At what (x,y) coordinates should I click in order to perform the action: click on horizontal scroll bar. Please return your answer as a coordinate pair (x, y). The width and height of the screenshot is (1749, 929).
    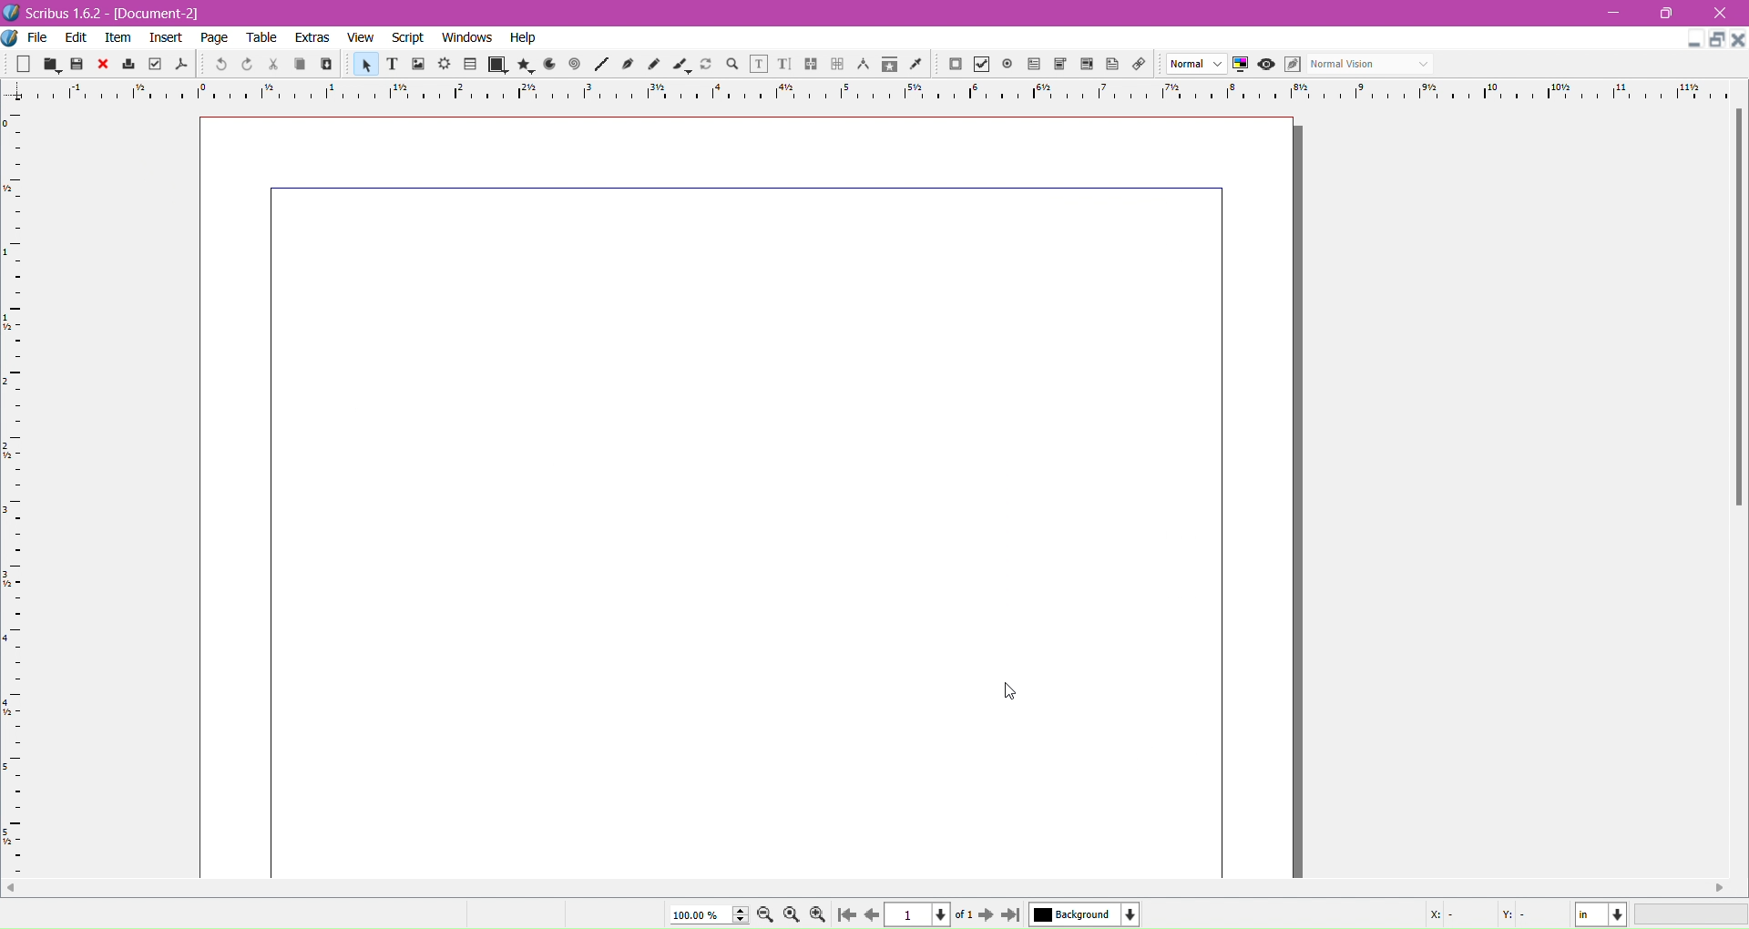
    Looking at the image, I should click on (1737, 312).